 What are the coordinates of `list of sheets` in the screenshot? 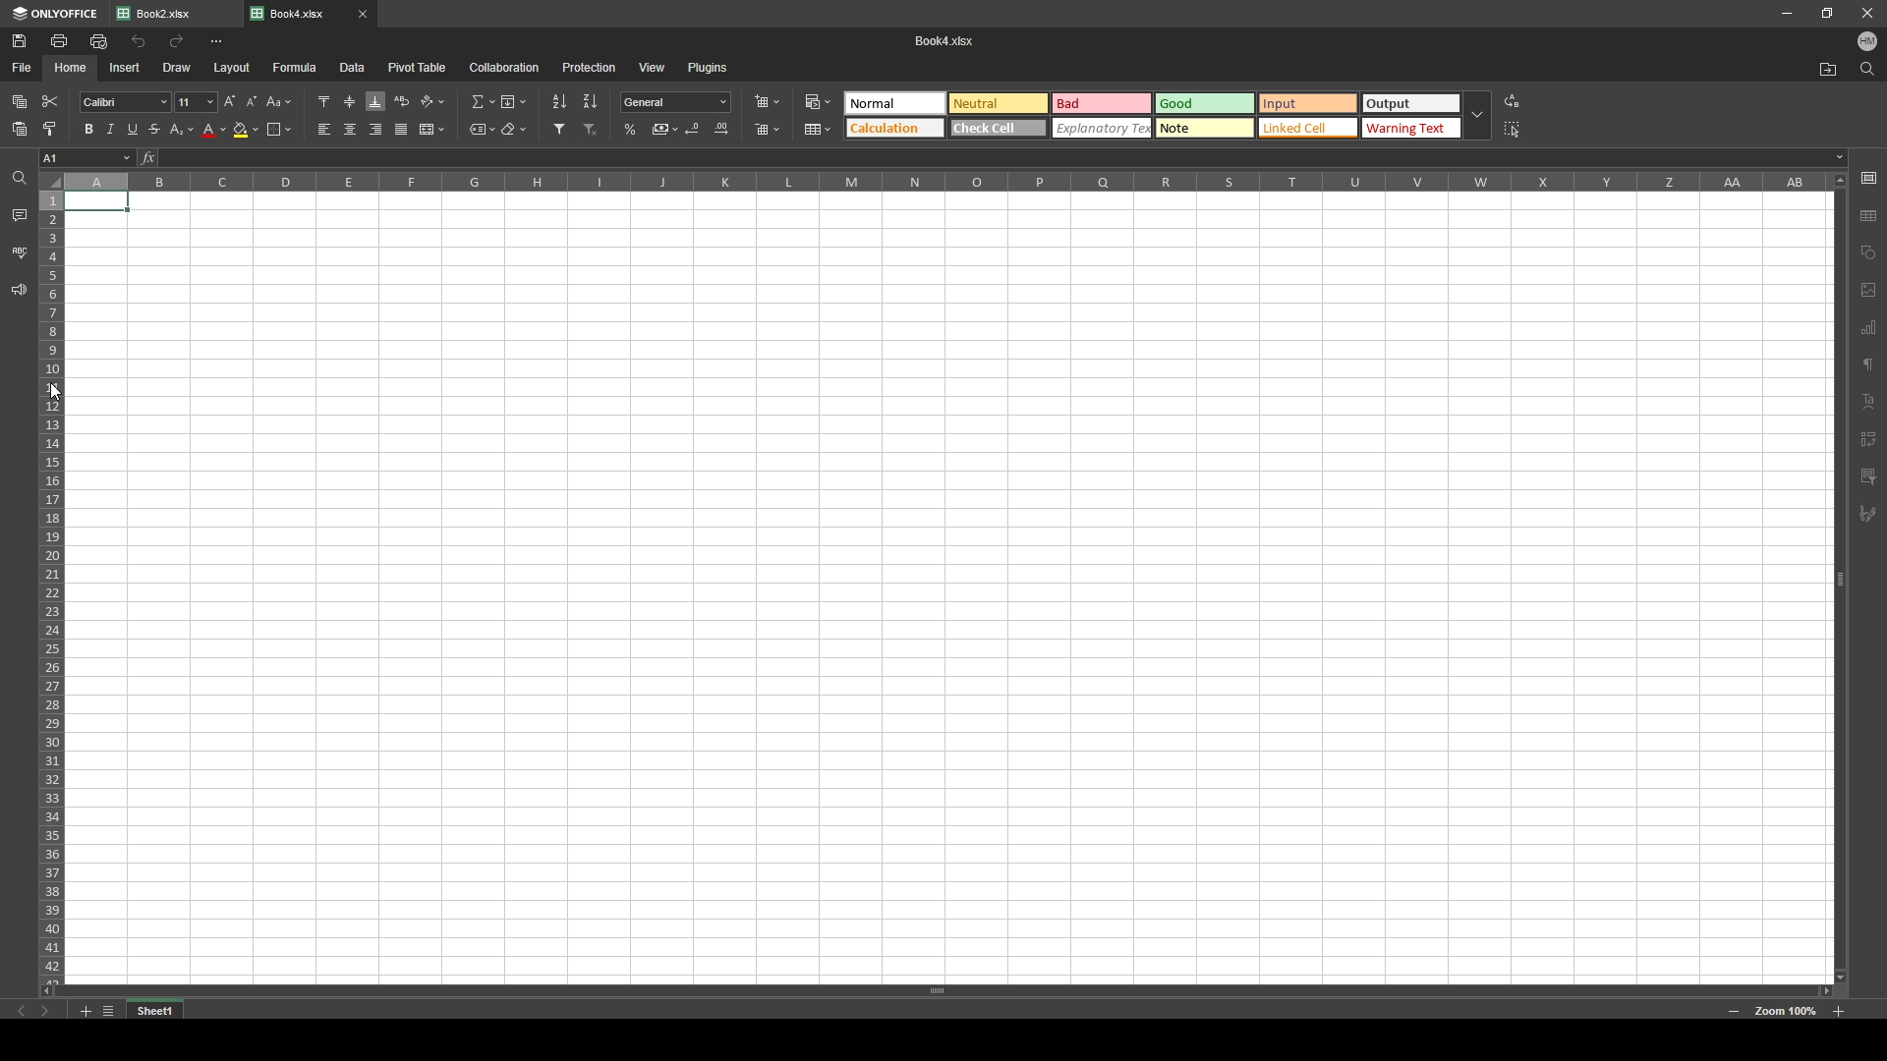 It's located at (108, 1009).